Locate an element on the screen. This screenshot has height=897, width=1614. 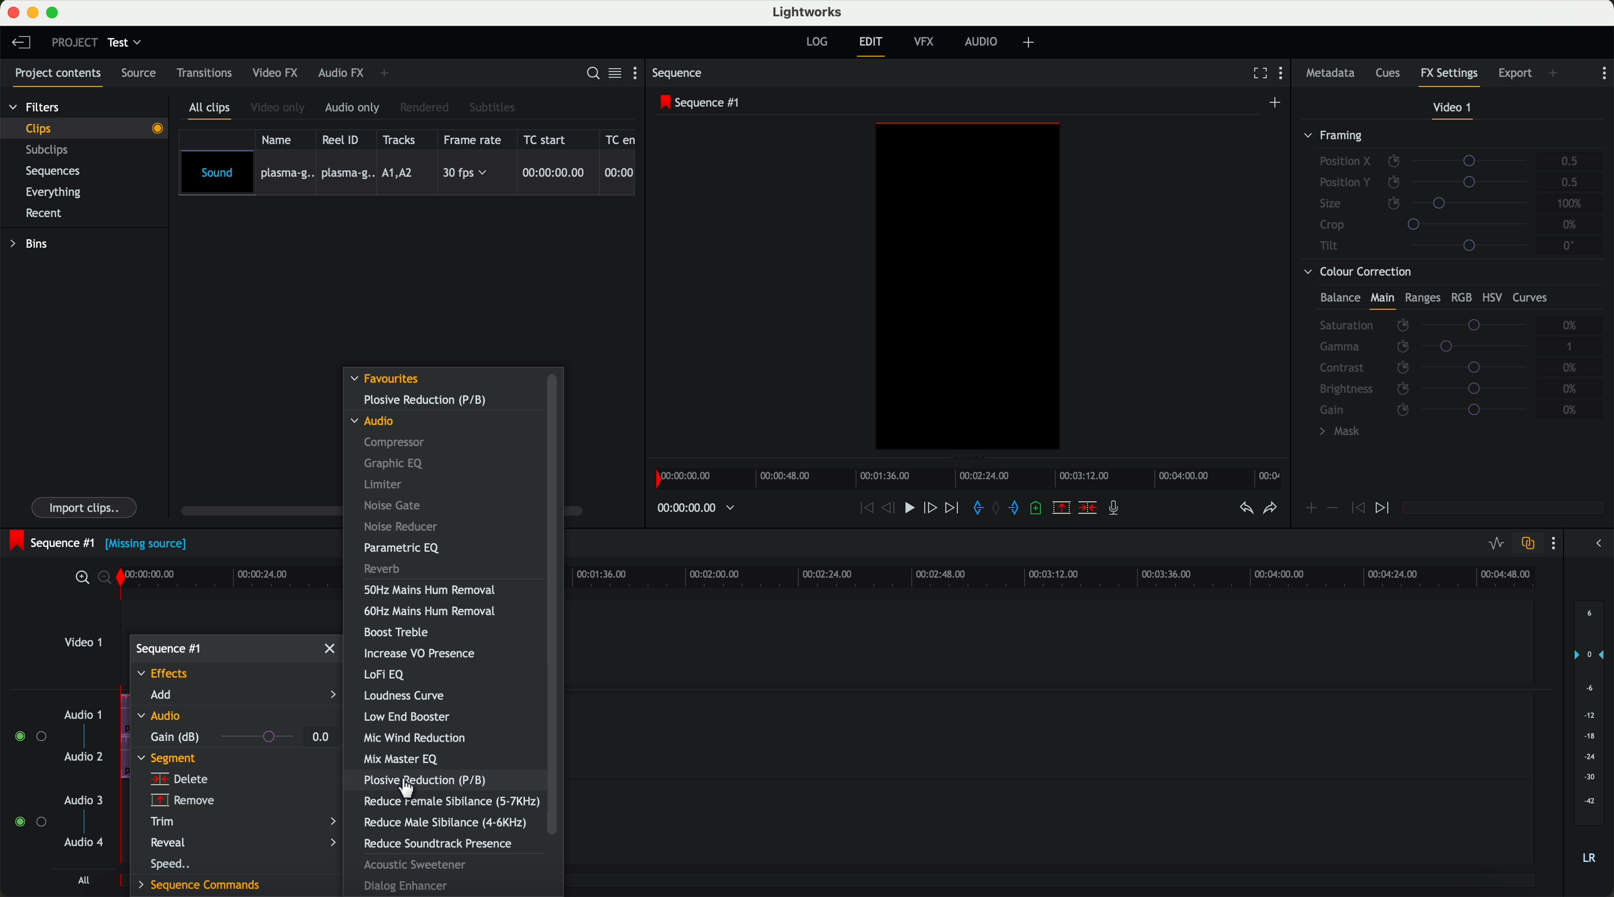
limiter is located at coordinates (385, 484).